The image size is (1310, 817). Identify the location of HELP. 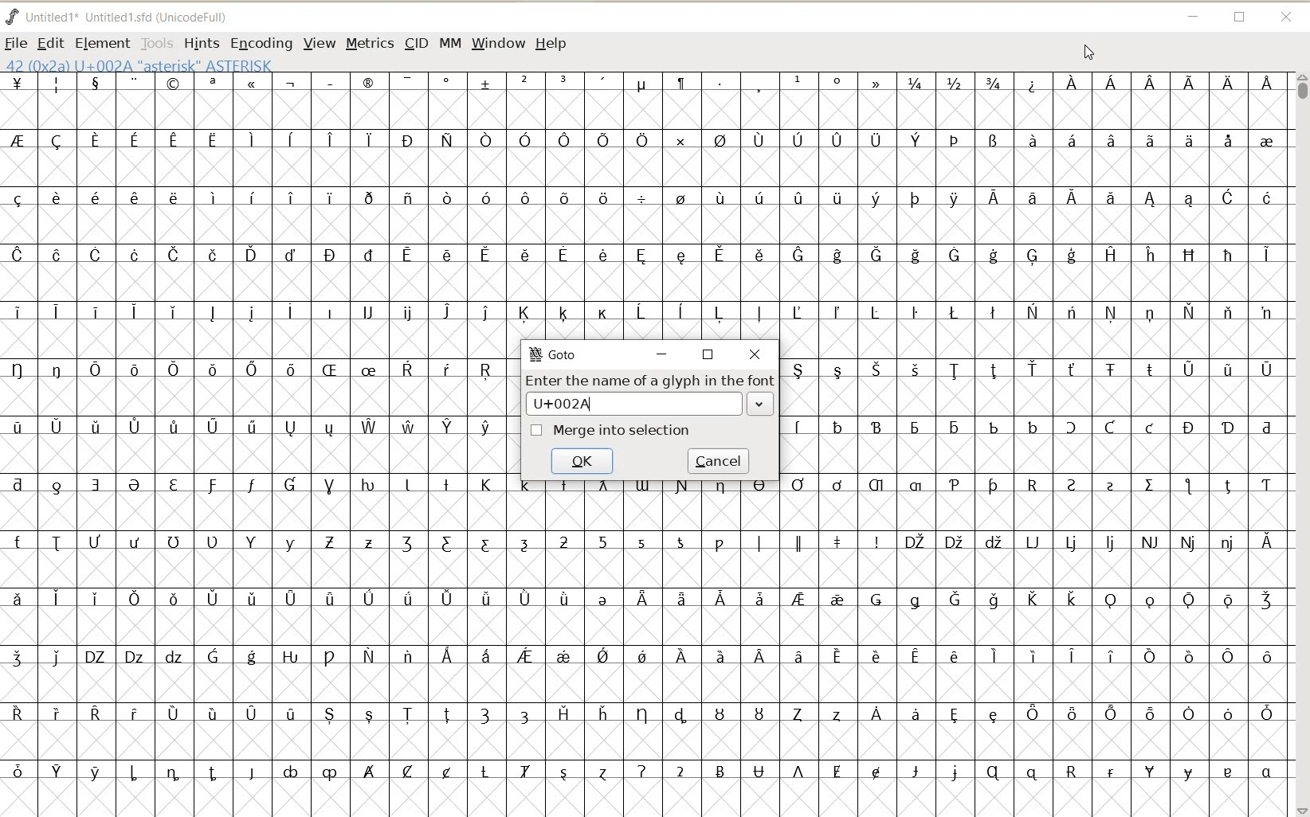
(551, 45).